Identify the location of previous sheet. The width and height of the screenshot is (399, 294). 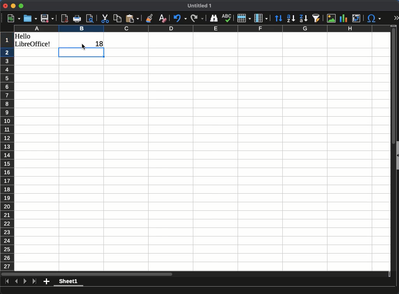
(16, 280).